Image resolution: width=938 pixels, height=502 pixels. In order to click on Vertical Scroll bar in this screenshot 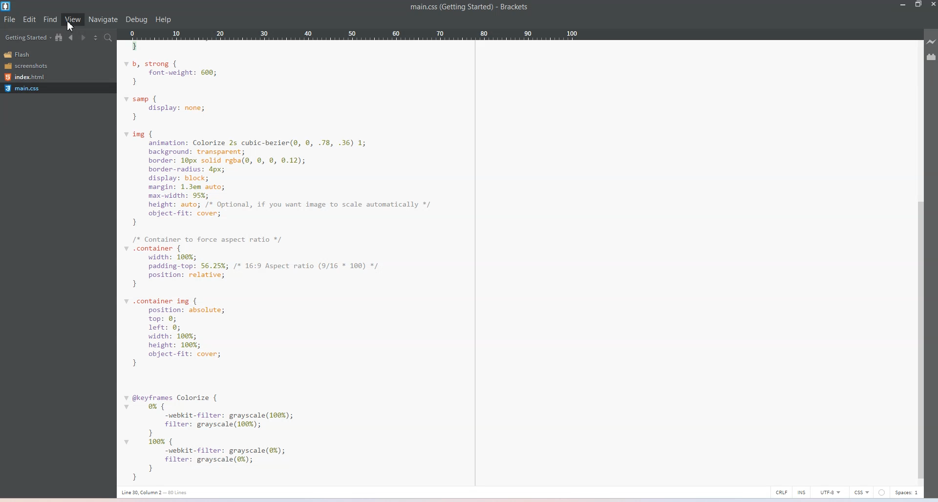, I will do `click(919, 341)`.